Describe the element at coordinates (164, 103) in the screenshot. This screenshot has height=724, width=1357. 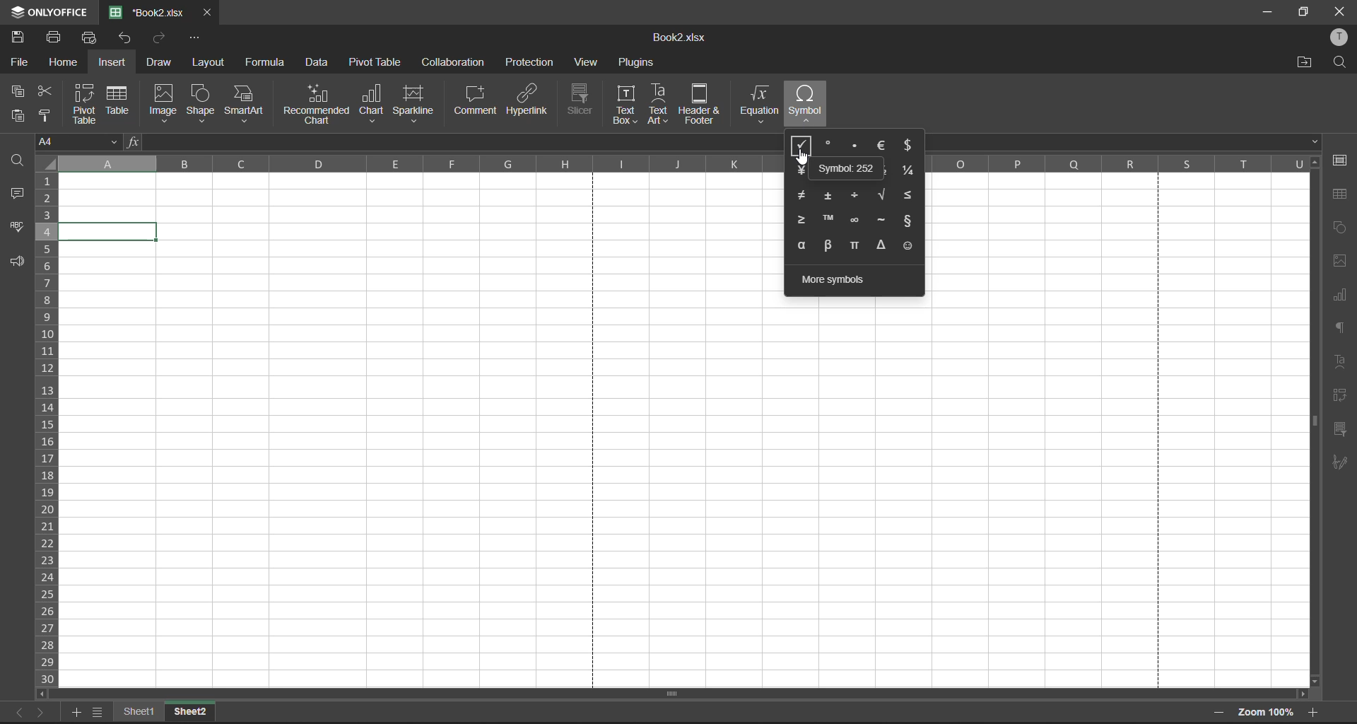
I see `image` at that location.